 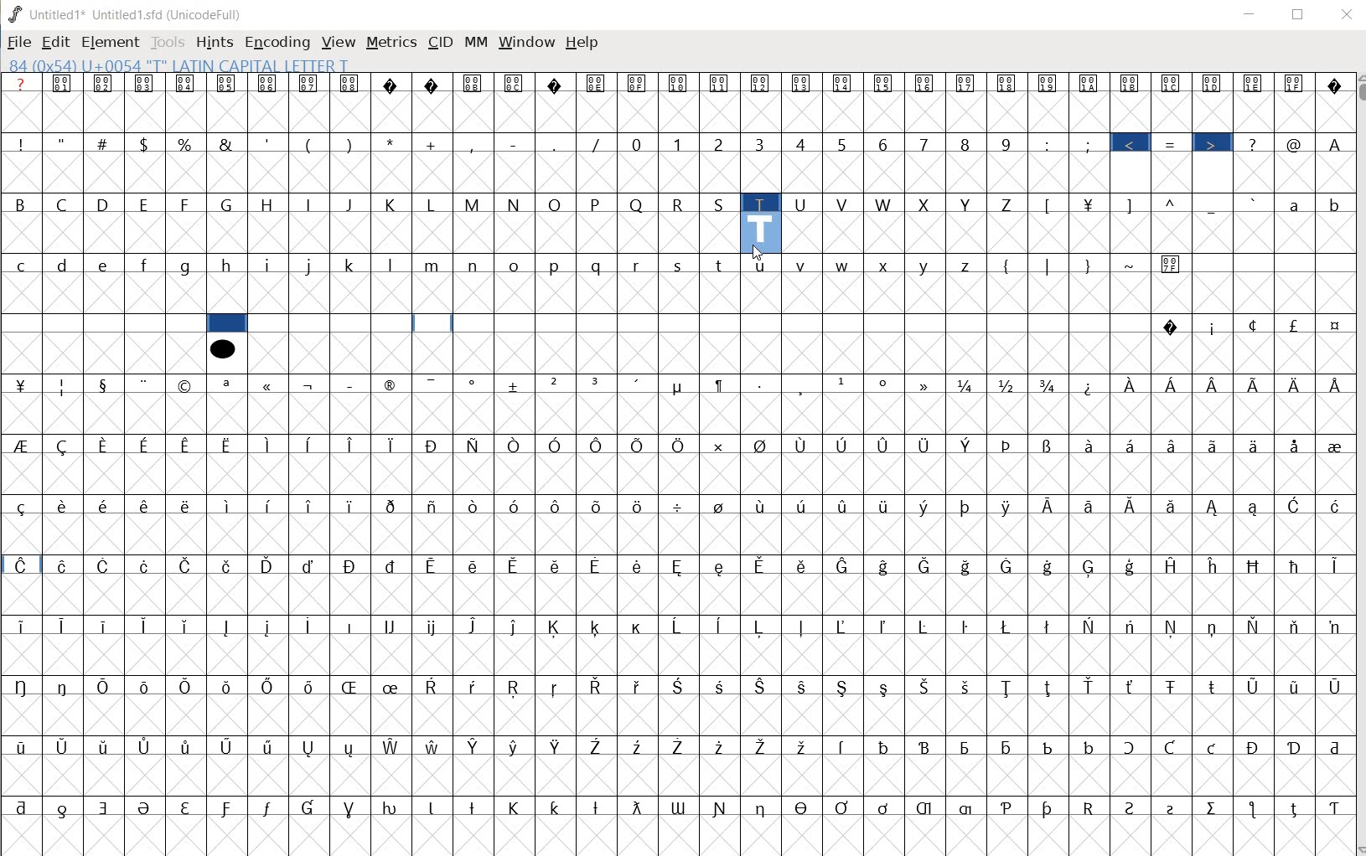 I want to click on Symbol, so click(x=188, y=445).